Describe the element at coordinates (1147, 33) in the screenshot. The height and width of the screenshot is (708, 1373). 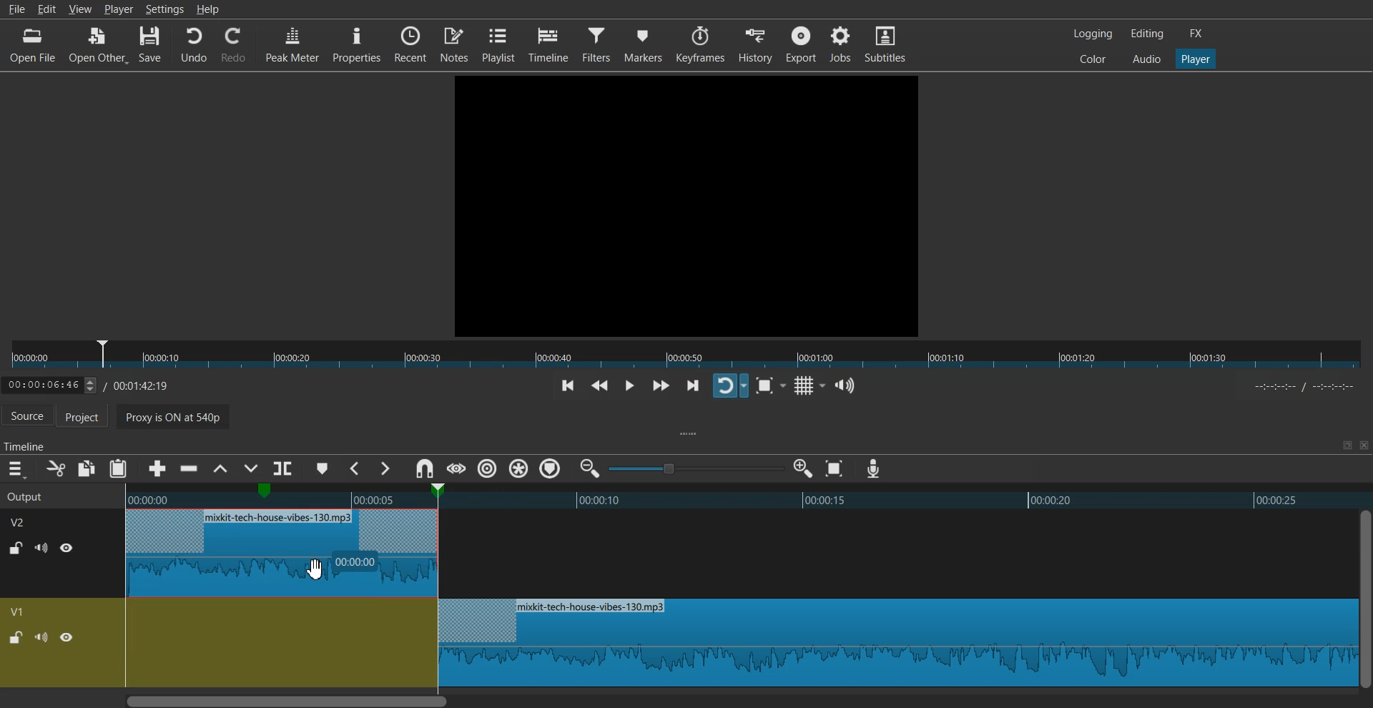
I see `Editing` at that location.